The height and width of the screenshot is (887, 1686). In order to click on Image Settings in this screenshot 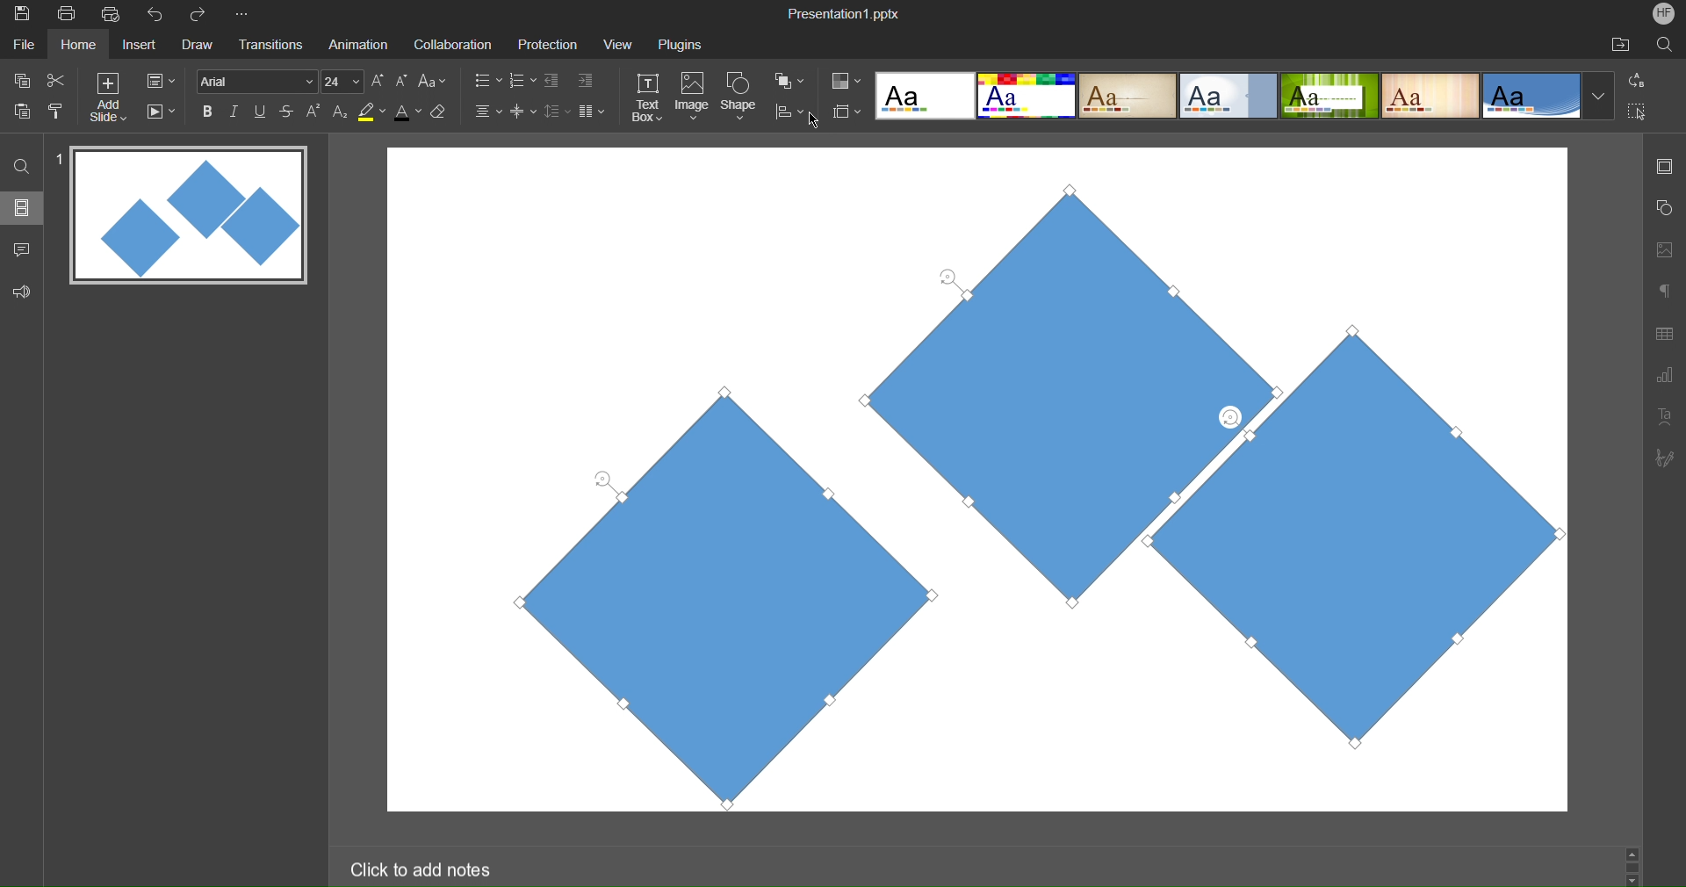, I will do `click(1661, 249)`.